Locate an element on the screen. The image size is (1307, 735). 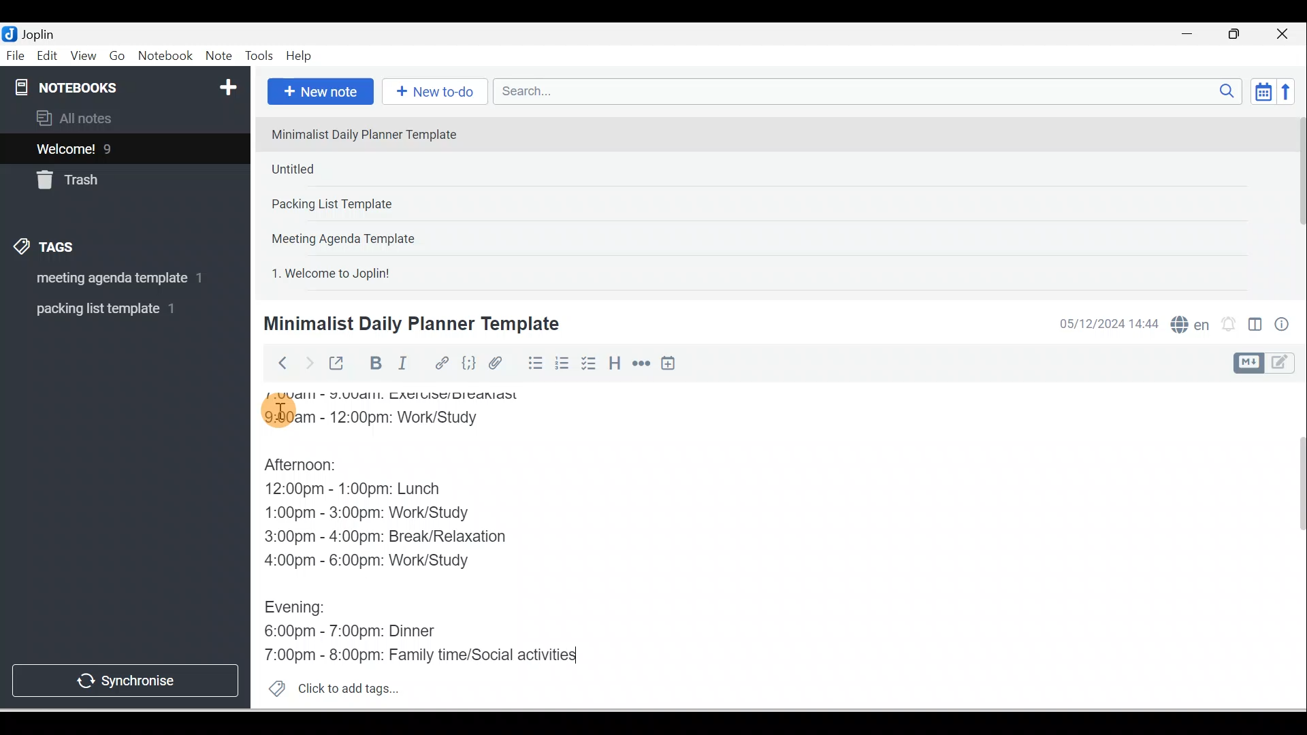
Heading is located at coordinates (614, 362).